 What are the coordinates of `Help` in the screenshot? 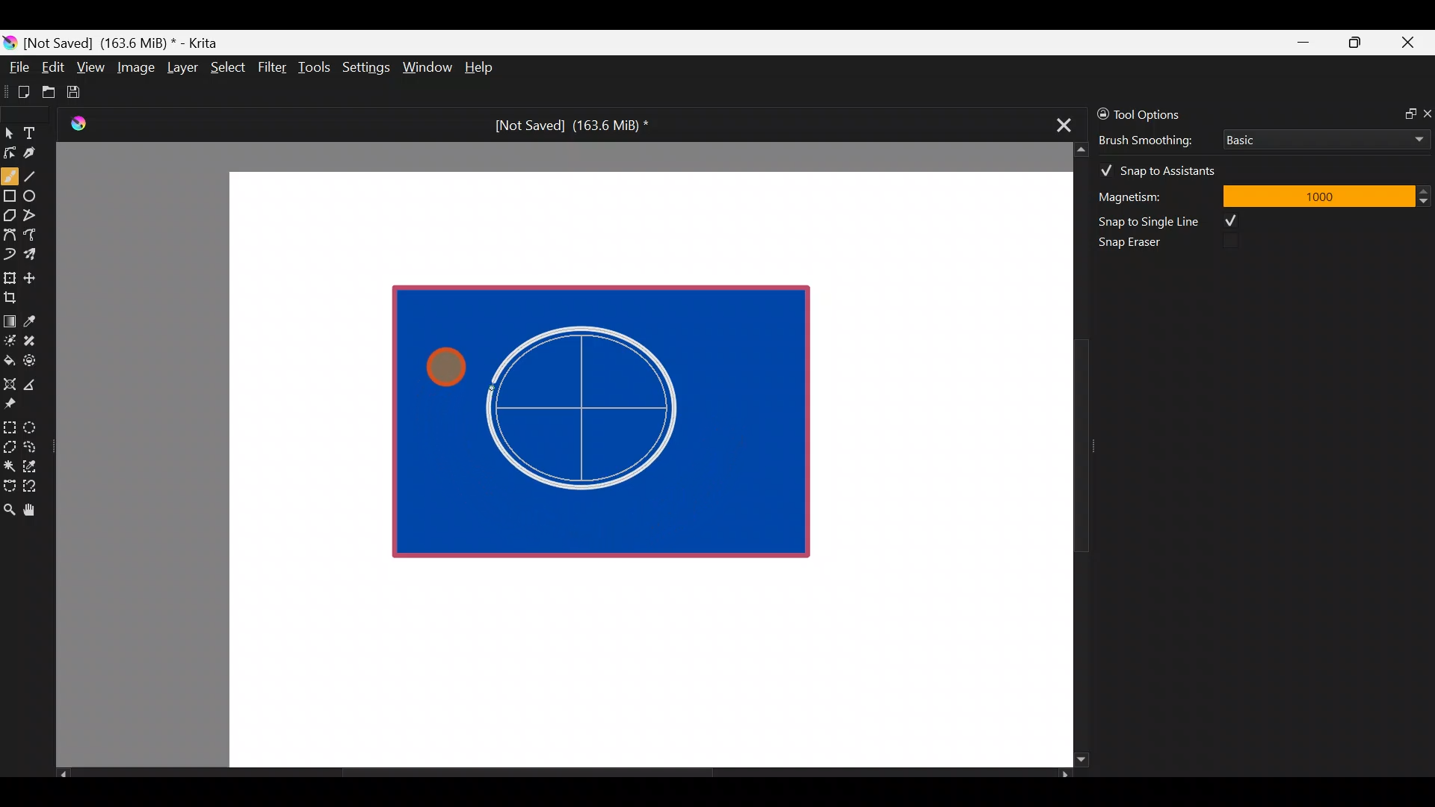 It's located at (481, 69).